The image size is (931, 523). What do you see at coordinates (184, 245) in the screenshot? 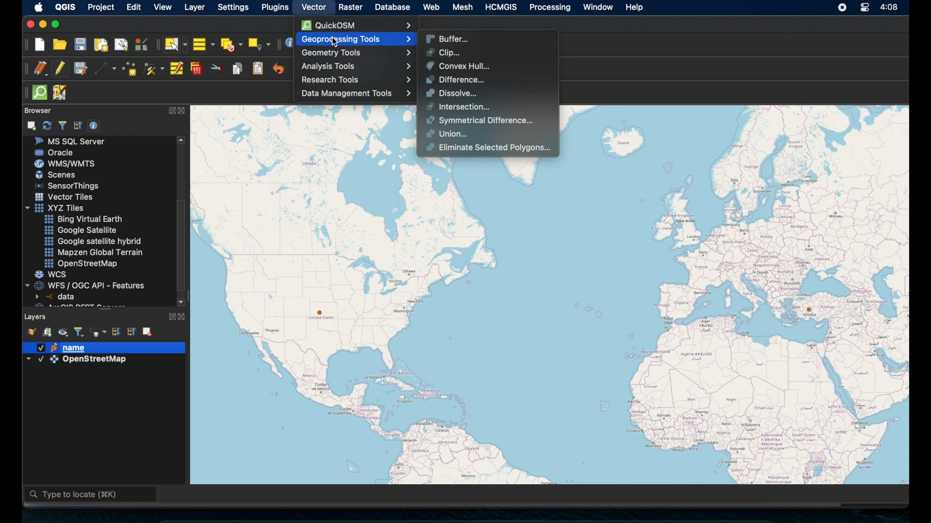
I see `scroll box` at bounding box center [184, 245].